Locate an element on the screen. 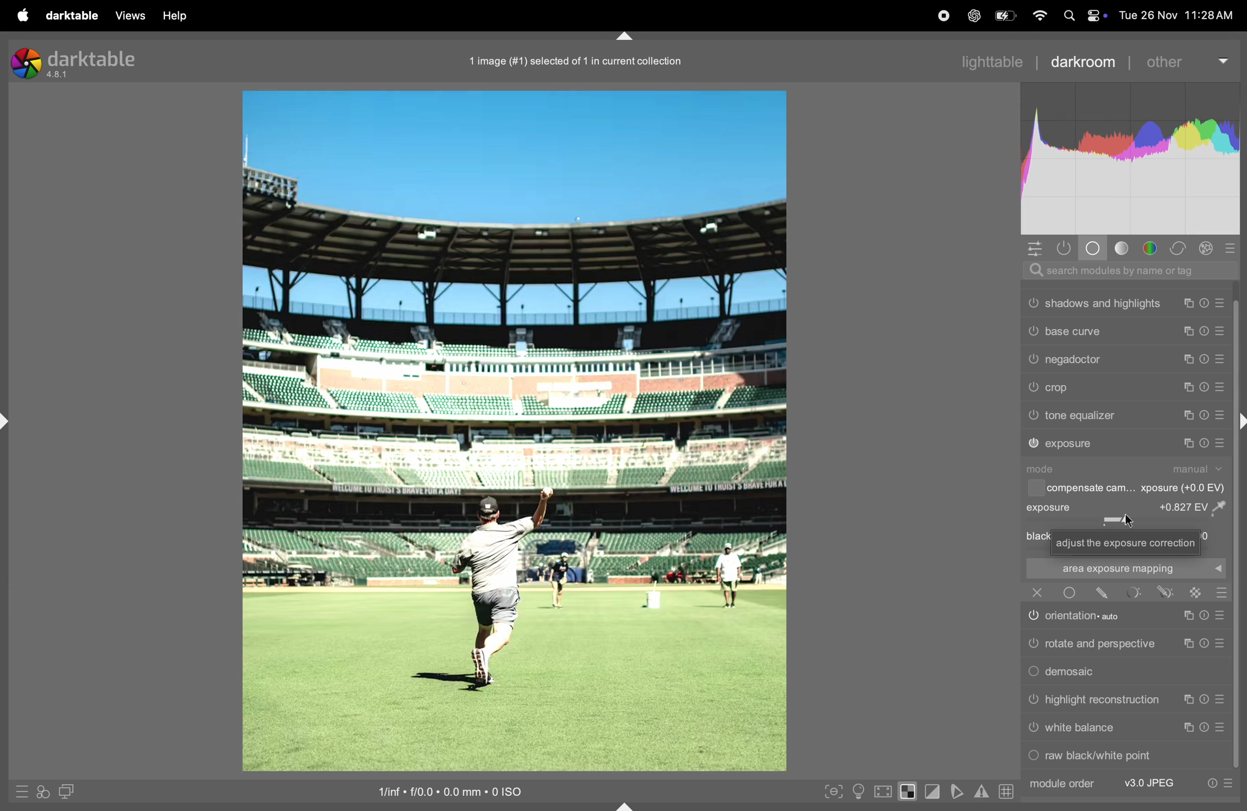  record is located at coordinates (943, 15).